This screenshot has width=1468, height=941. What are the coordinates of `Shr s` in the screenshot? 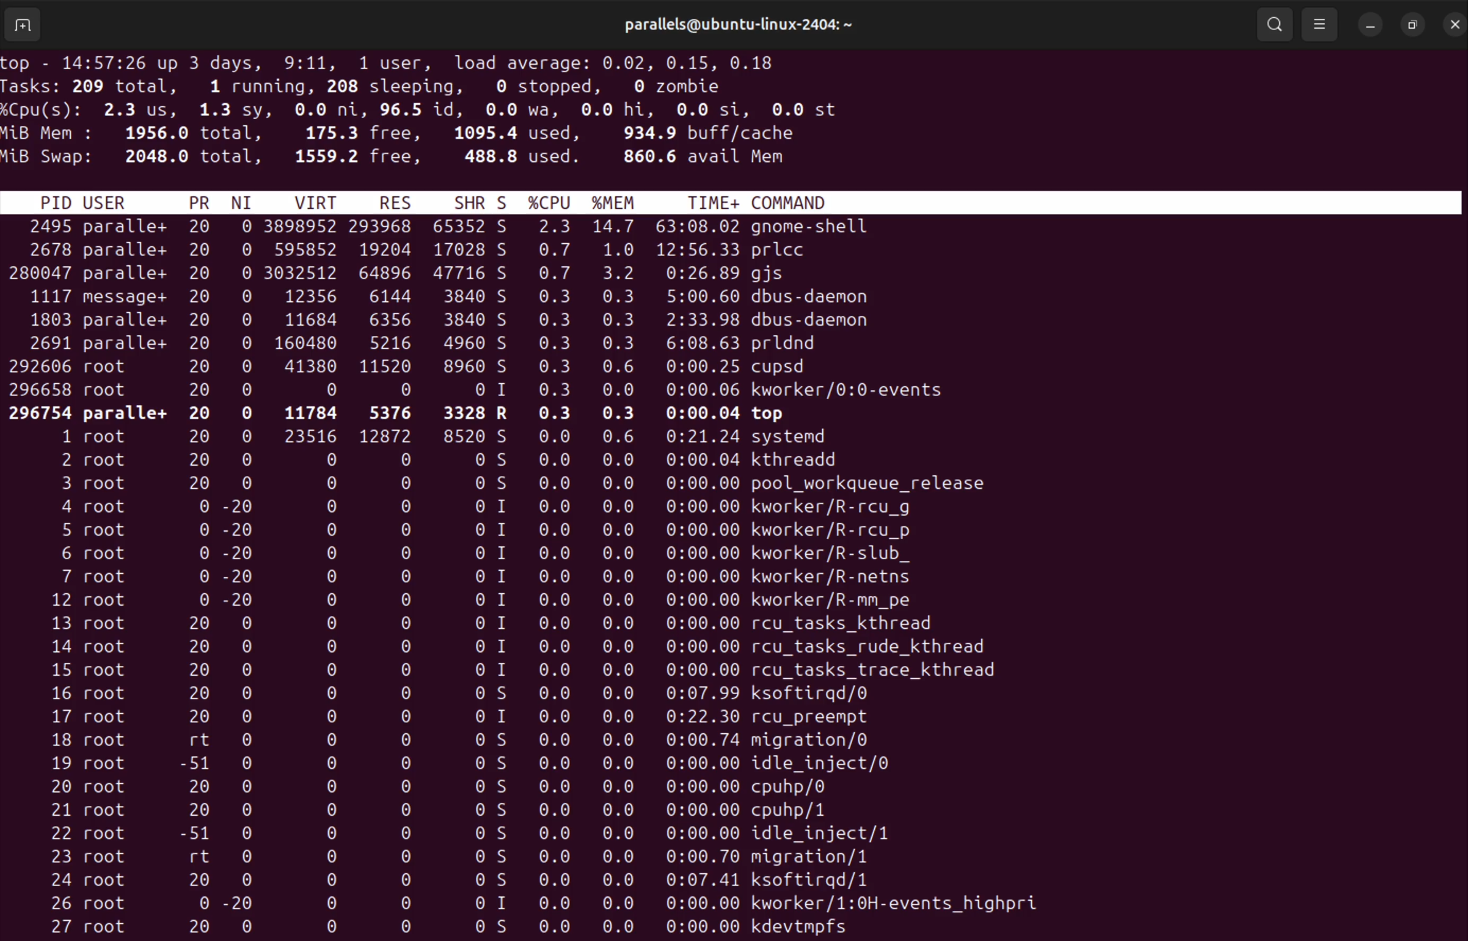 It's located at (481, 200).